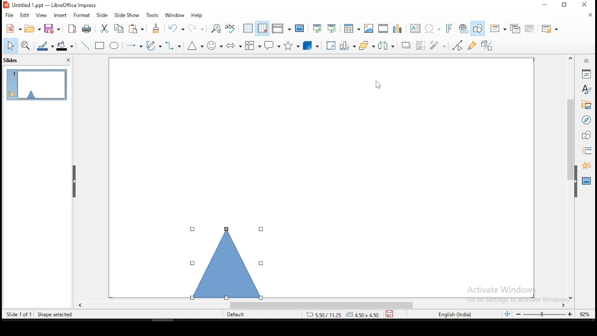 The height and width of the screenshot is (336, 597). Describe the element at coordinates (225, 260) in the screenshot. I see `shape` at that location.